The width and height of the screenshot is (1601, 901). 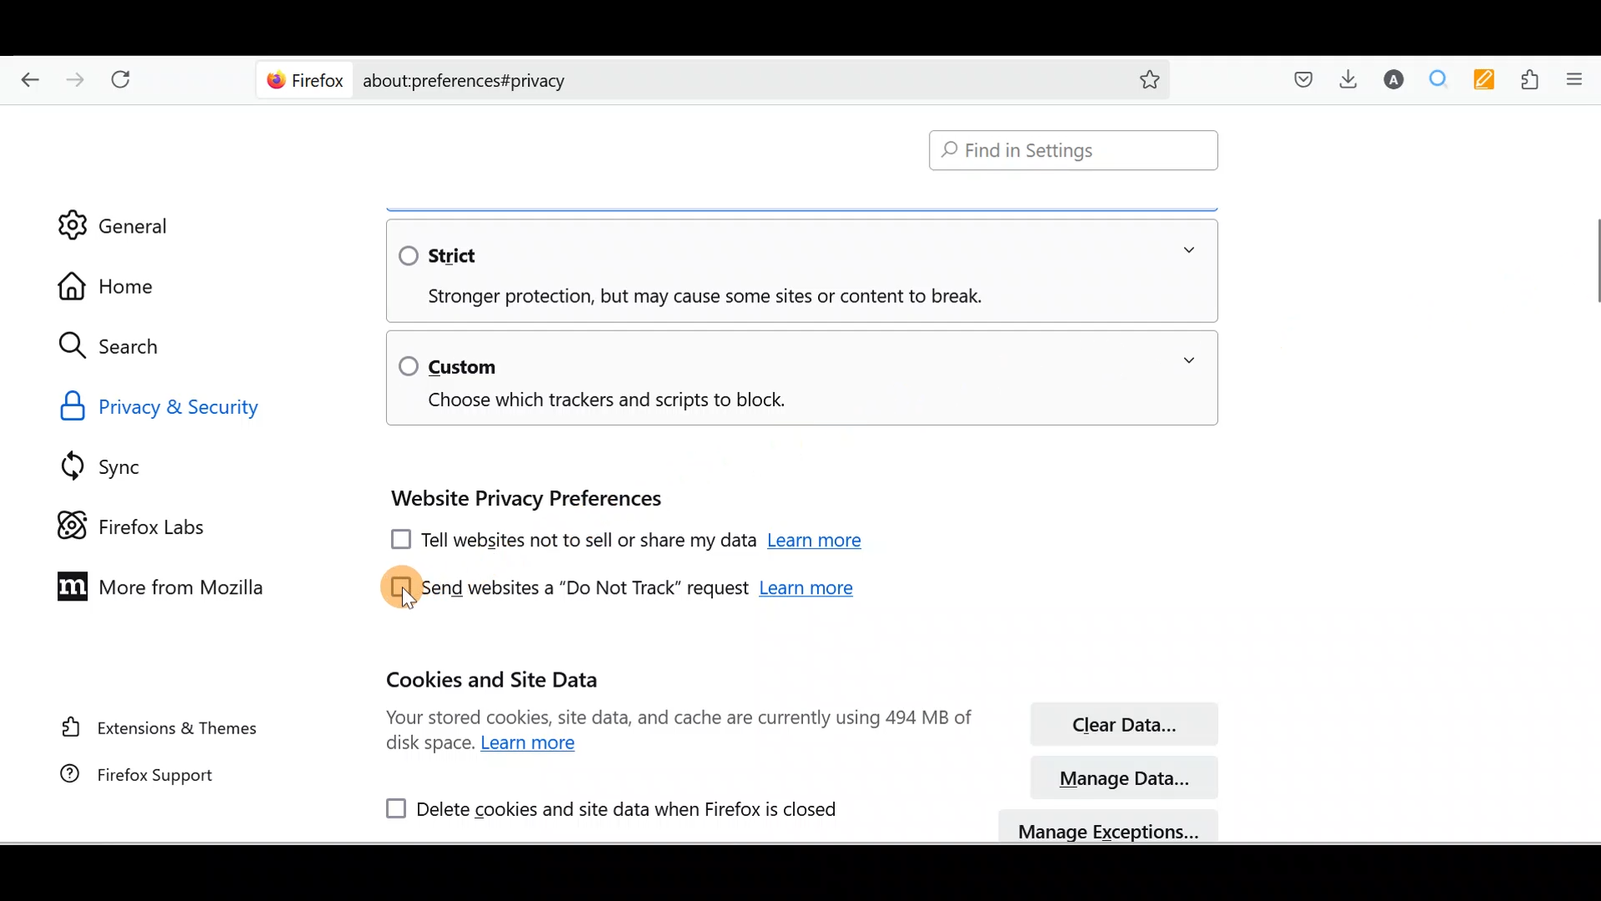 I want to click on move down, so click(x=1591, y=832).